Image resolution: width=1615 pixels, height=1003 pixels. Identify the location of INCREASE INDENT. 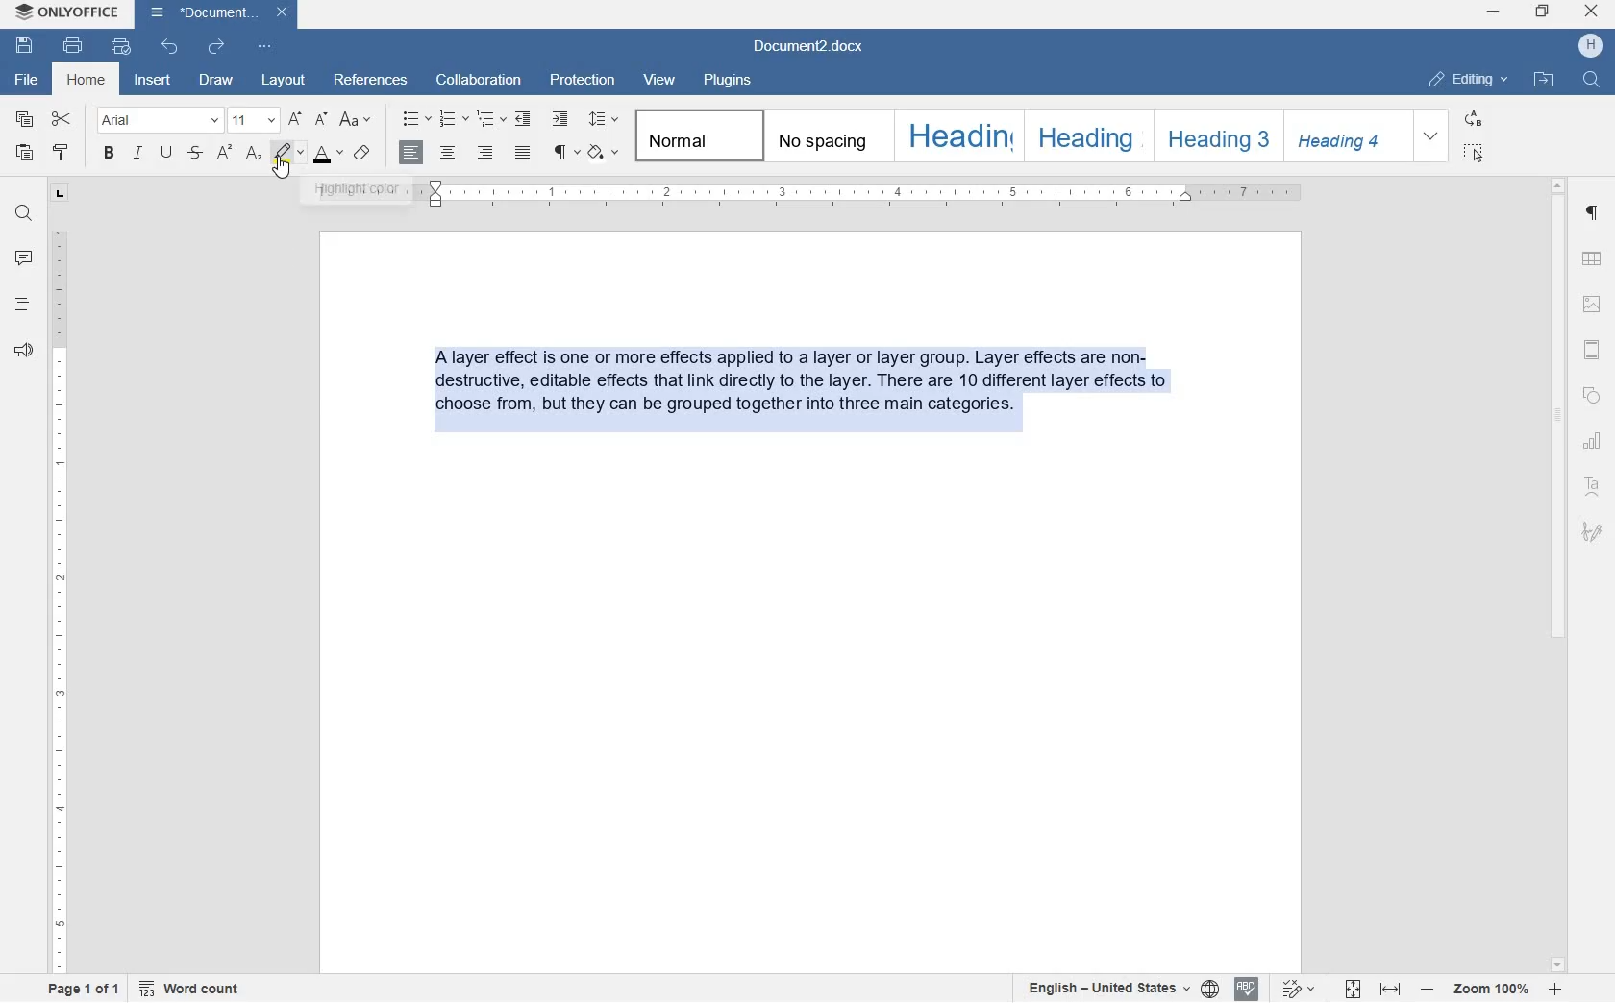
(560, 120).